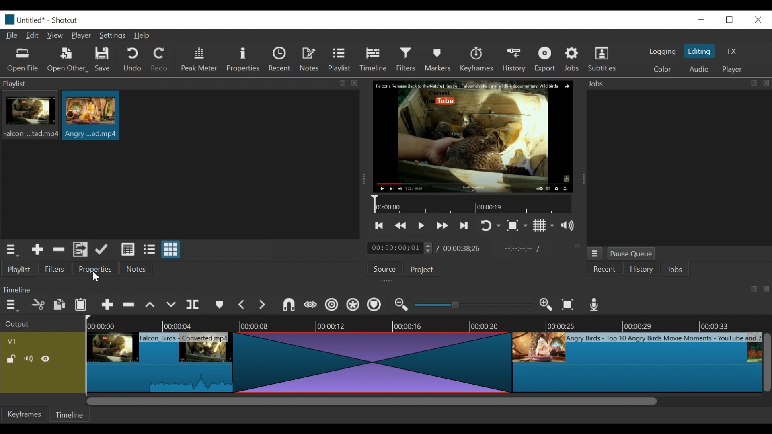 Image resolution: width=772 pixels, height=434 pixels. I want to click on Save, so click(103, 60).